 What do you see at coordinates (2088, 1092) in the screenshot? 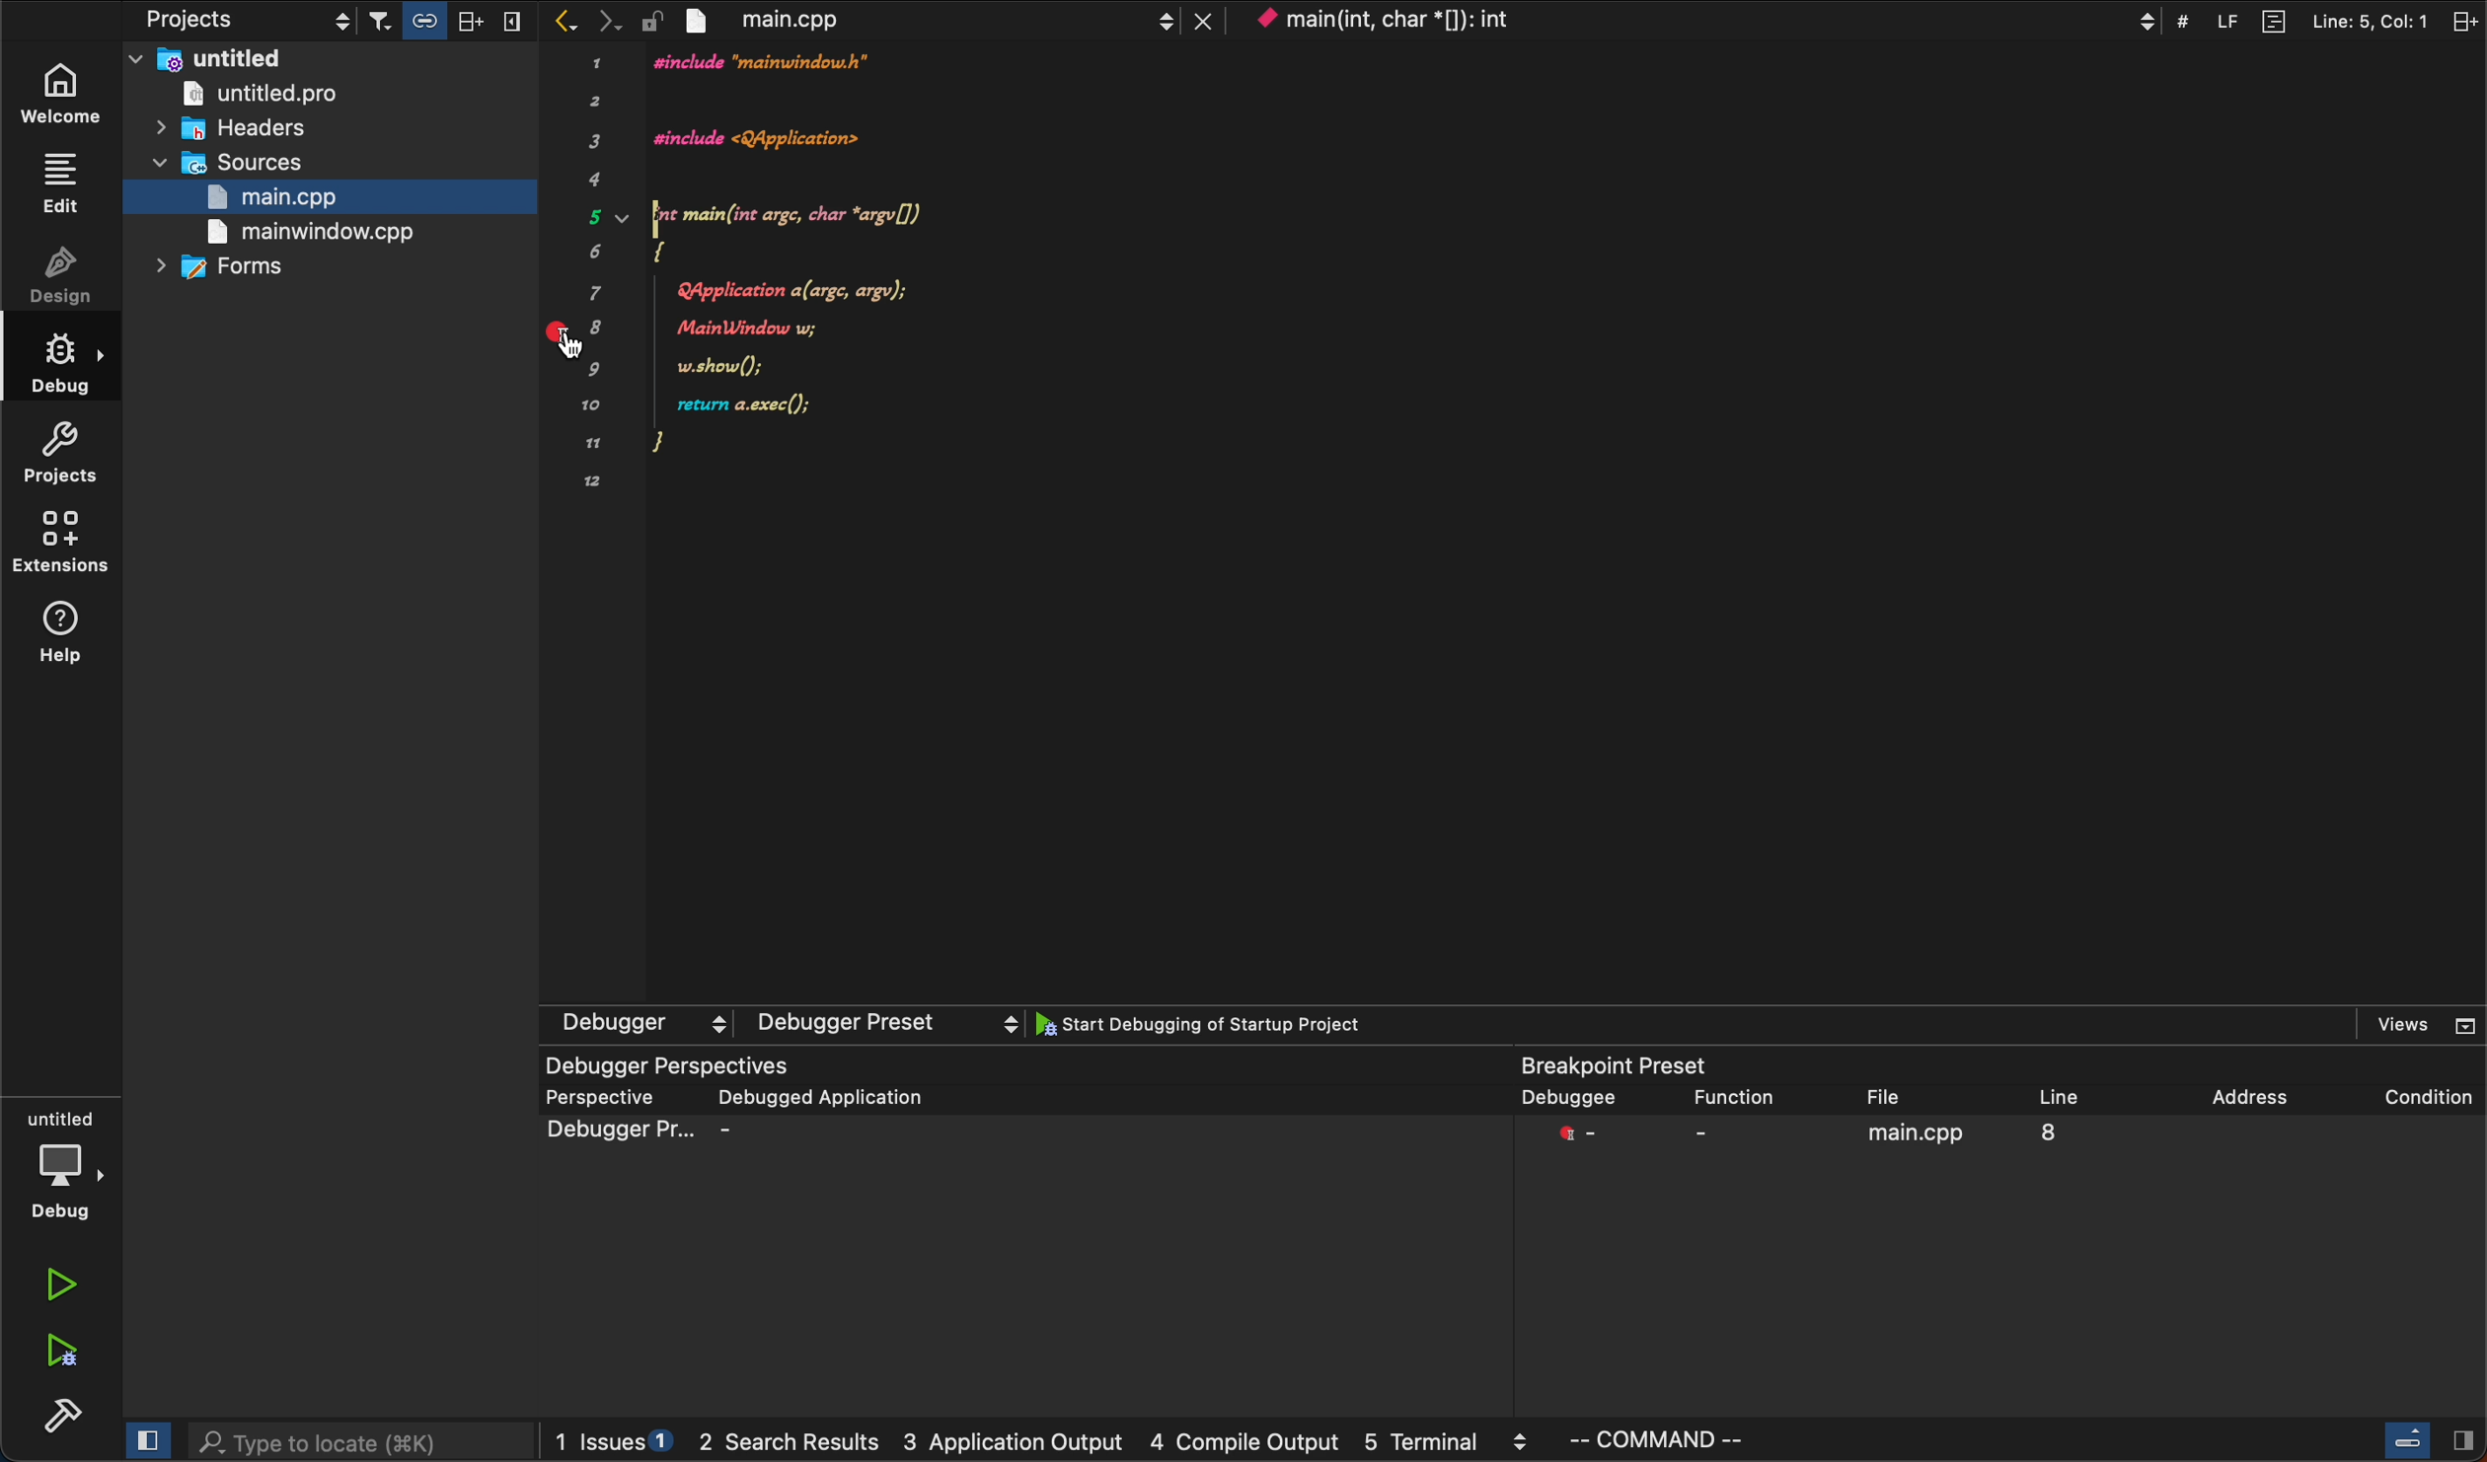
I see `line` at bounding box center [2088, 1092].